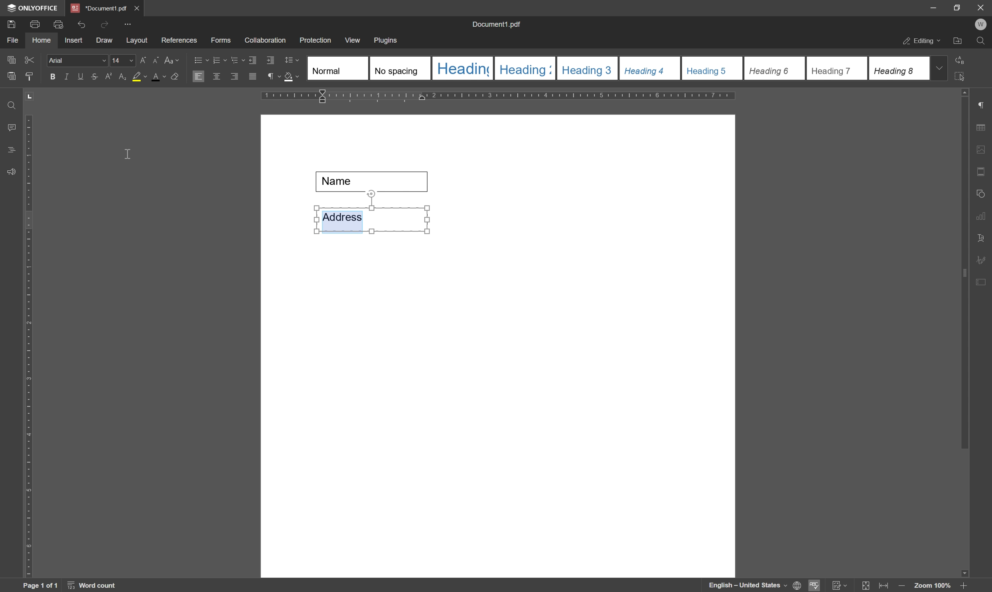 The width and height of the screenshot is (992, 592). What do you see at coordinates (199, 77) in the screenshot?
I see `Align left` at bounding box center [199, 77].